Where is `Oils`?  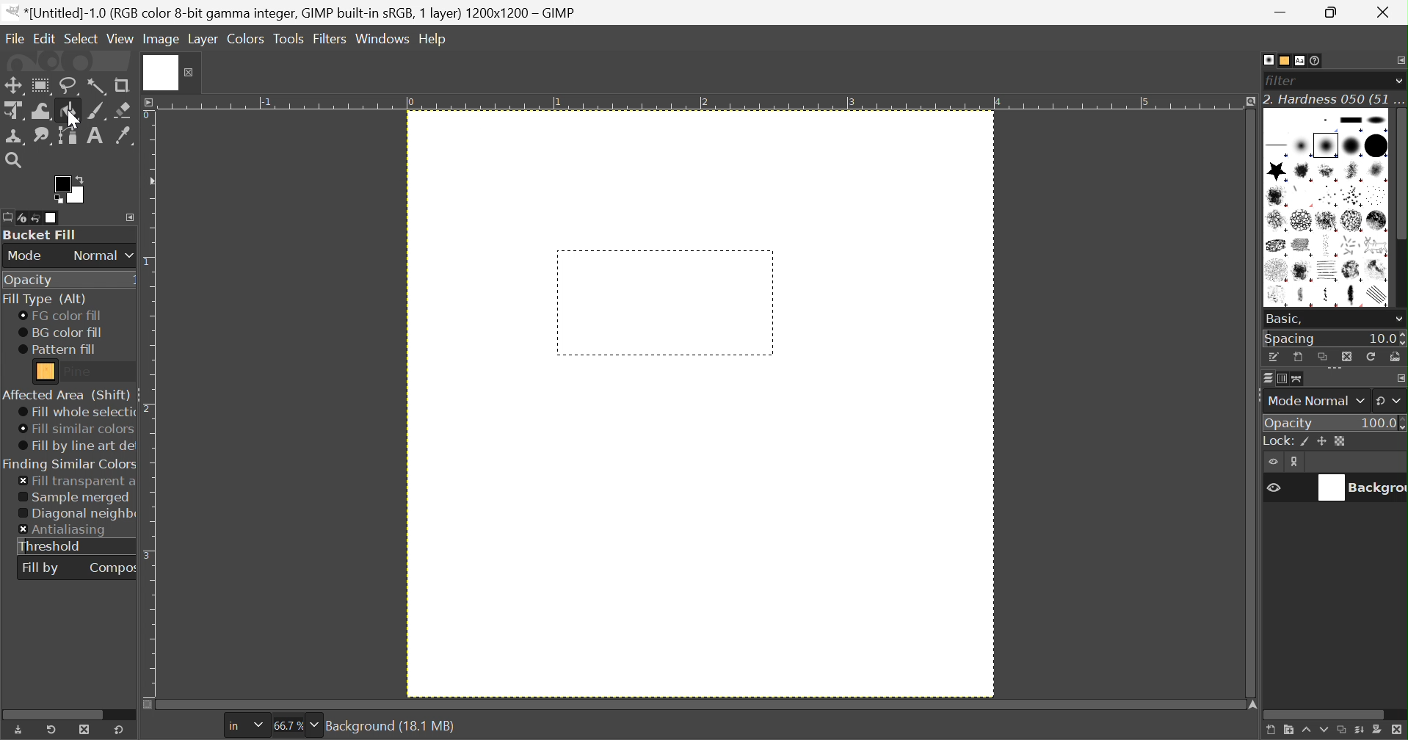 Oils is located at coordinates (1278, 296).